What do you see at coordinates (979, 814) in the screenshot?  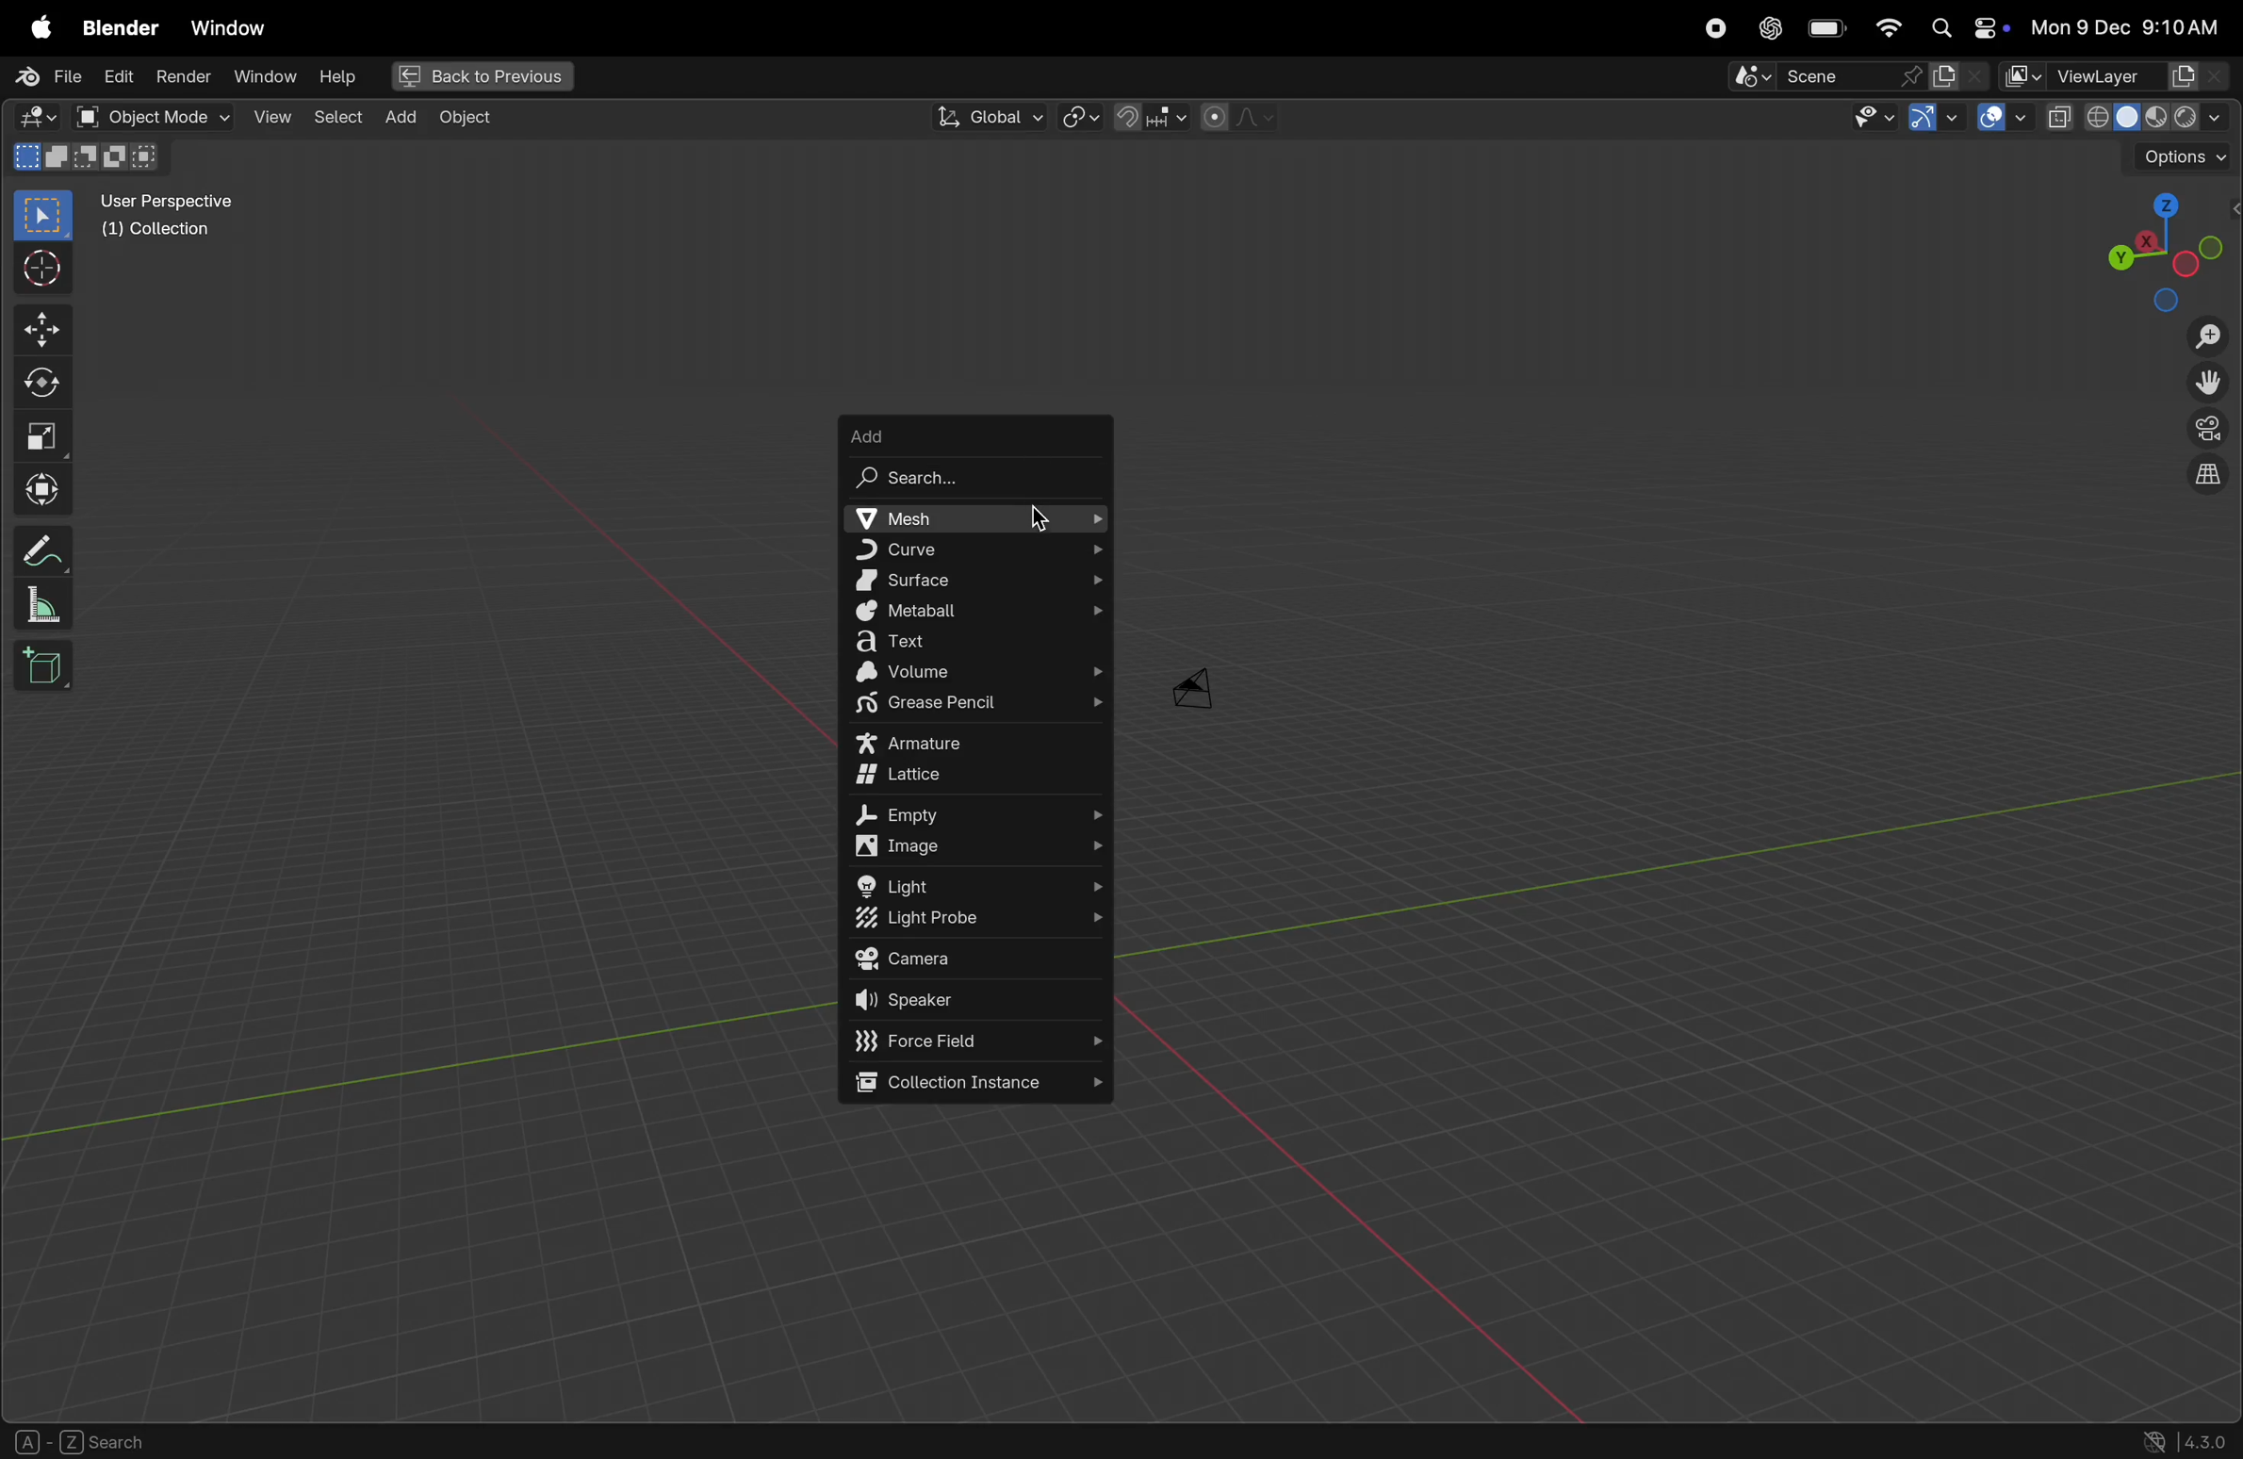 I see `empty` at bounding box center [979, 814].